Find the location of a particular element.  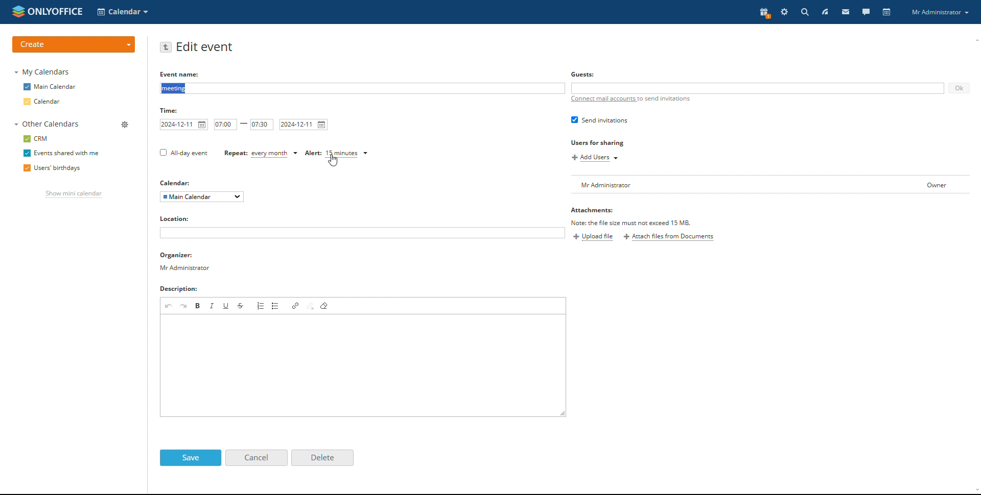

Description: is located at coordinates (184, 288).